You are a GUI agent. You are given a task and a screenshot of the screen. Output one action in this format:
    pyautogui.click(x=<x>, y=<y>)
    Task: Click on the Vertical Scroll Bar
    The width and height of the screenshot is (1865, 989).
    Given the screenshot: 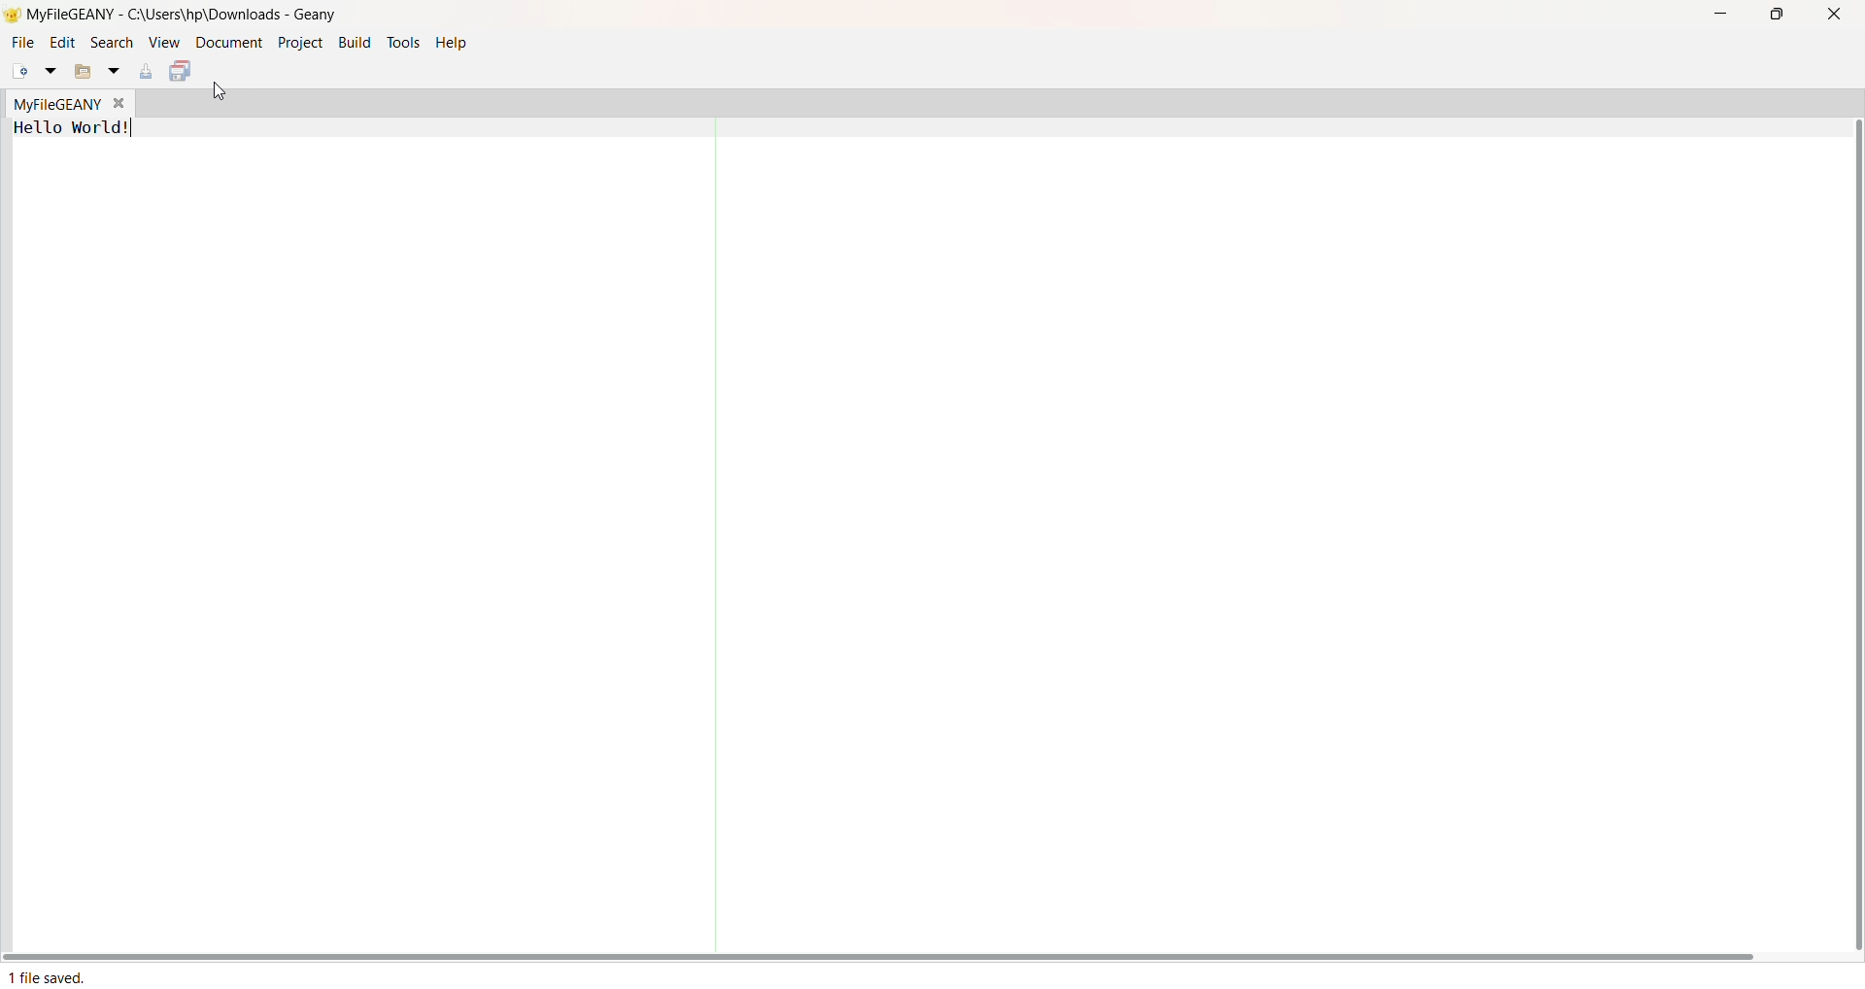 What is the action you would take?
    pyautogui.click(x=1854, y=531)
    